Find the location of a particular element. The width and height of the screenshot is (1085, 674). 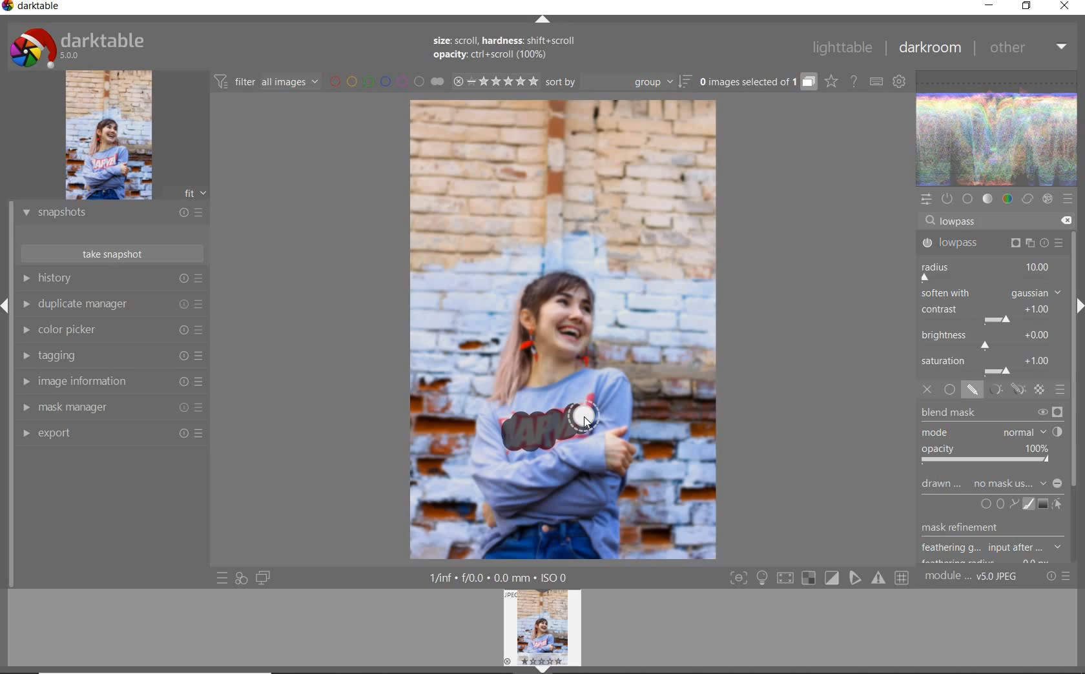

scrollbar is located at coordinates (1074, 347).